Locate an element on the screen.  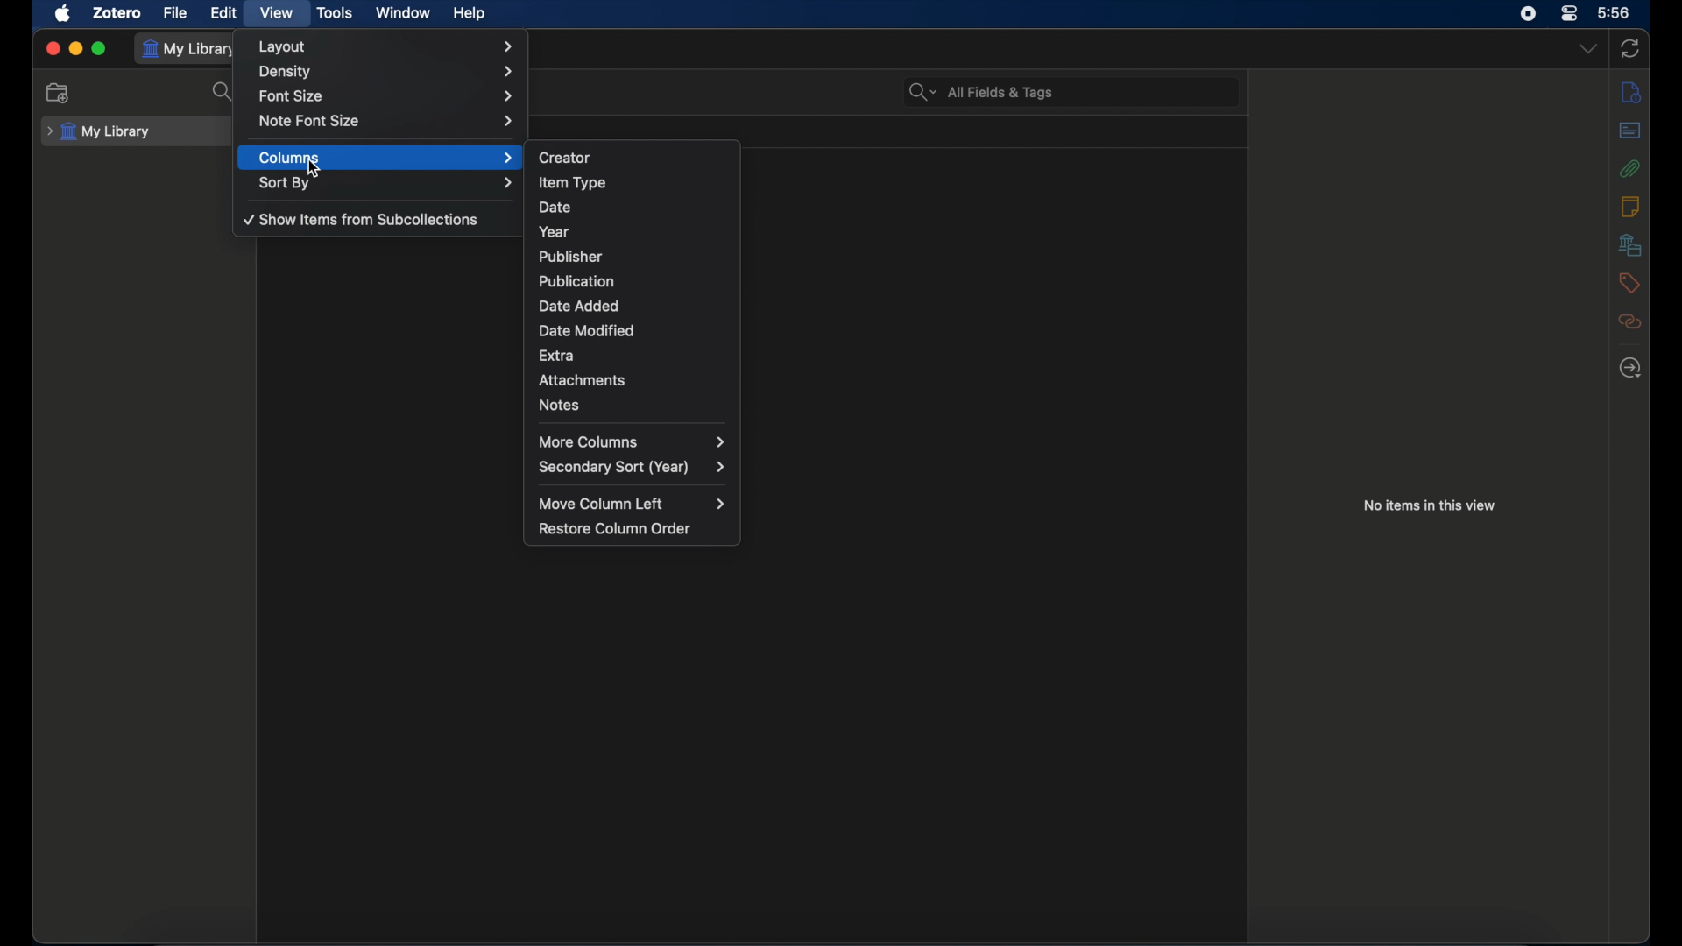
density is located at coordinates (387, 73).